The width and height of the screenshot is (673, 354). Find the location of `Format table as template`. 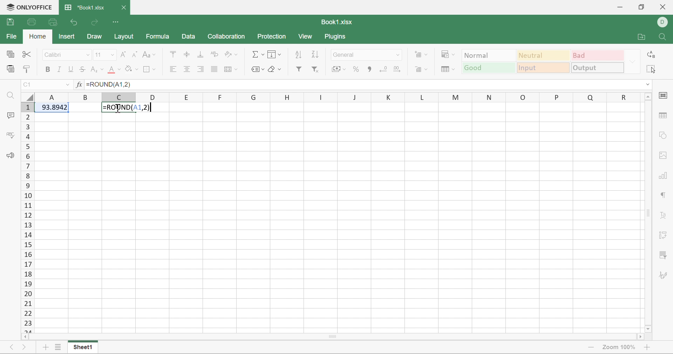

Format table as template is located at coordinates (446, 69).